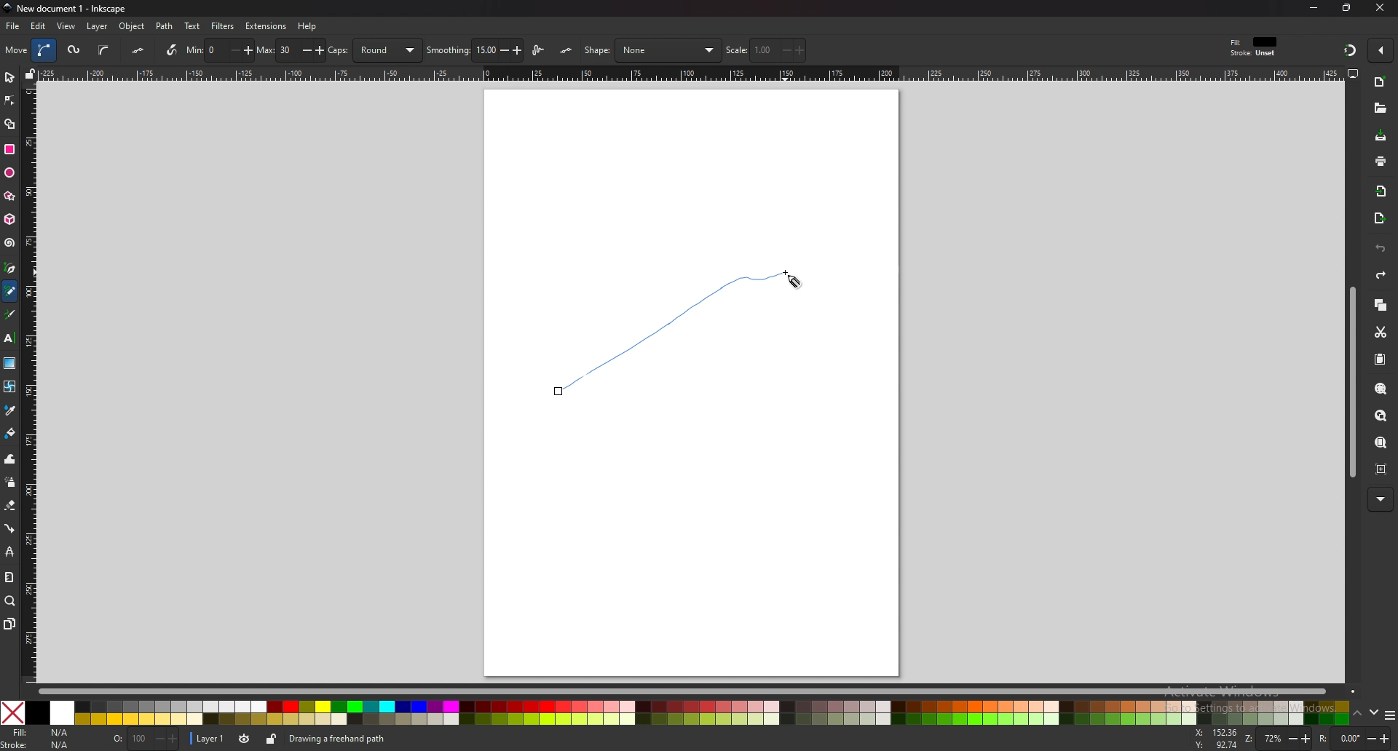 Image resolution: width=1398 pixels, height=751 pixels. I want to click on shape, so click(652, 50).